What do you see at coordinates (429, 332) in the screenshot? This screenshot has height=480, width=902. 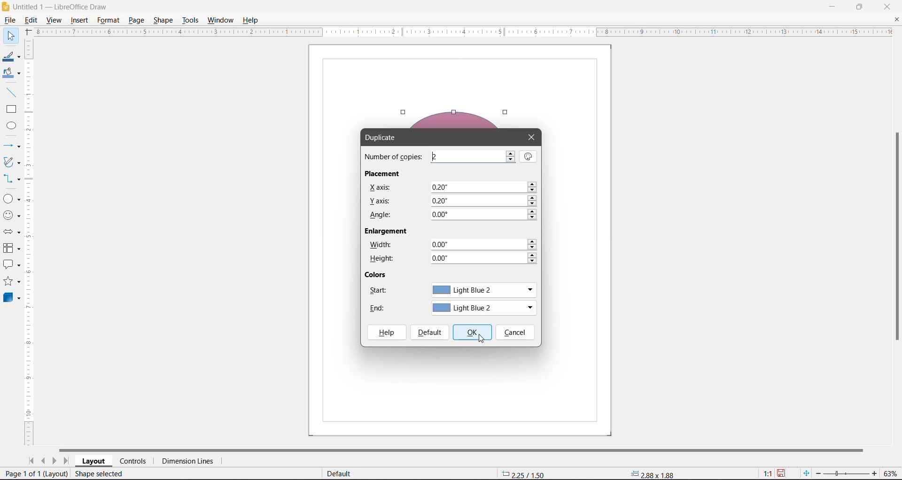 I see `Default` at bounding box center [429, 332].